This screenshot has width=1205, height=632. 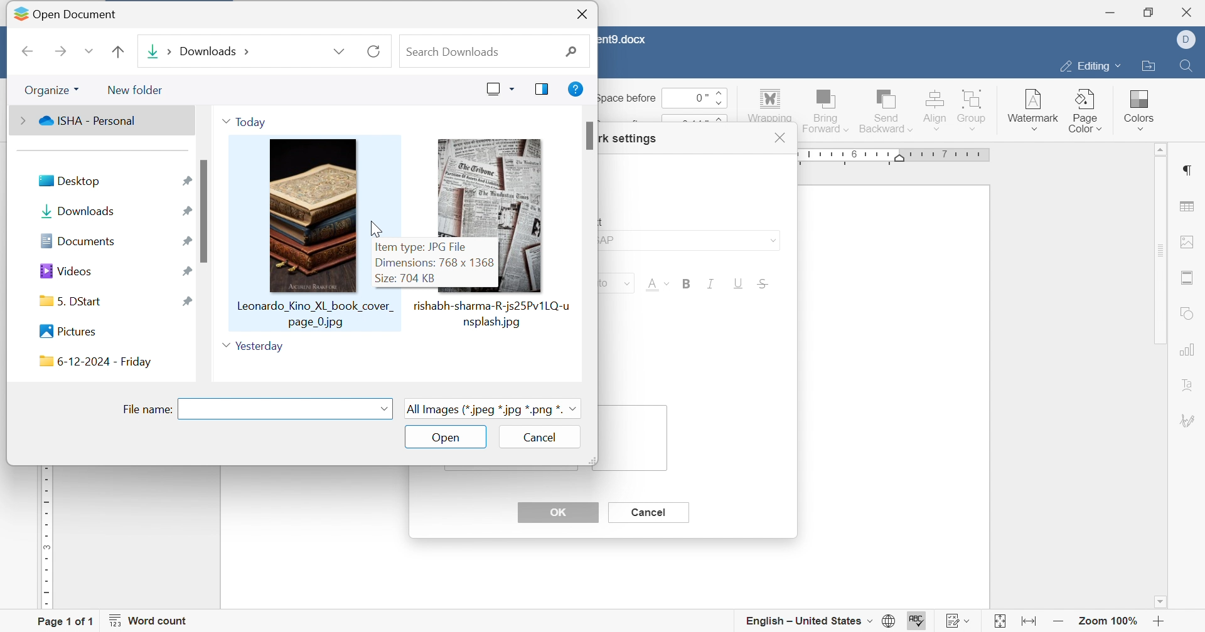 I want to click on header and footer settings, so click(x=1185, y=278).